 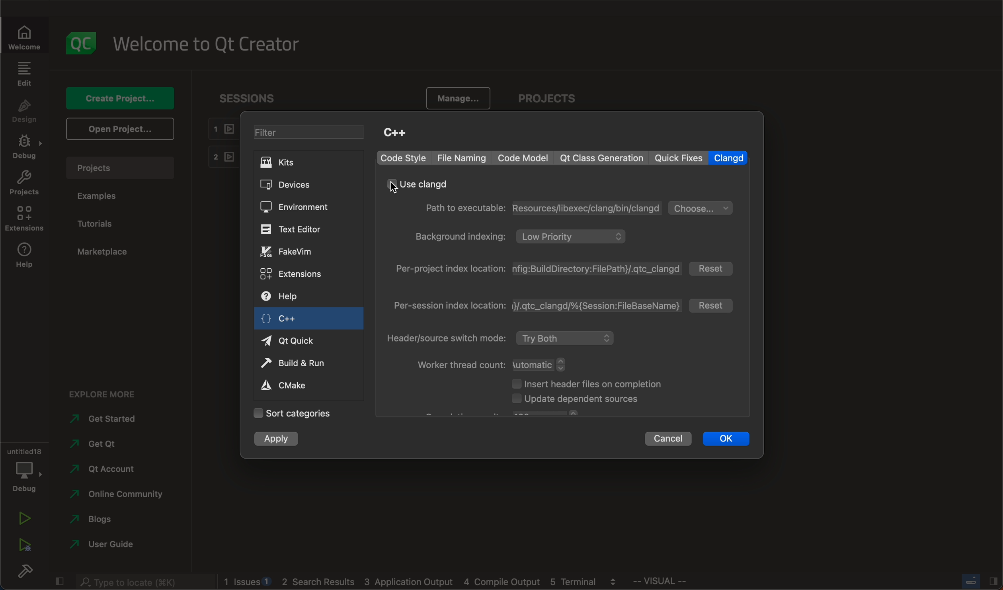 I want to click on quick fixes, so click(x=679, y=158).